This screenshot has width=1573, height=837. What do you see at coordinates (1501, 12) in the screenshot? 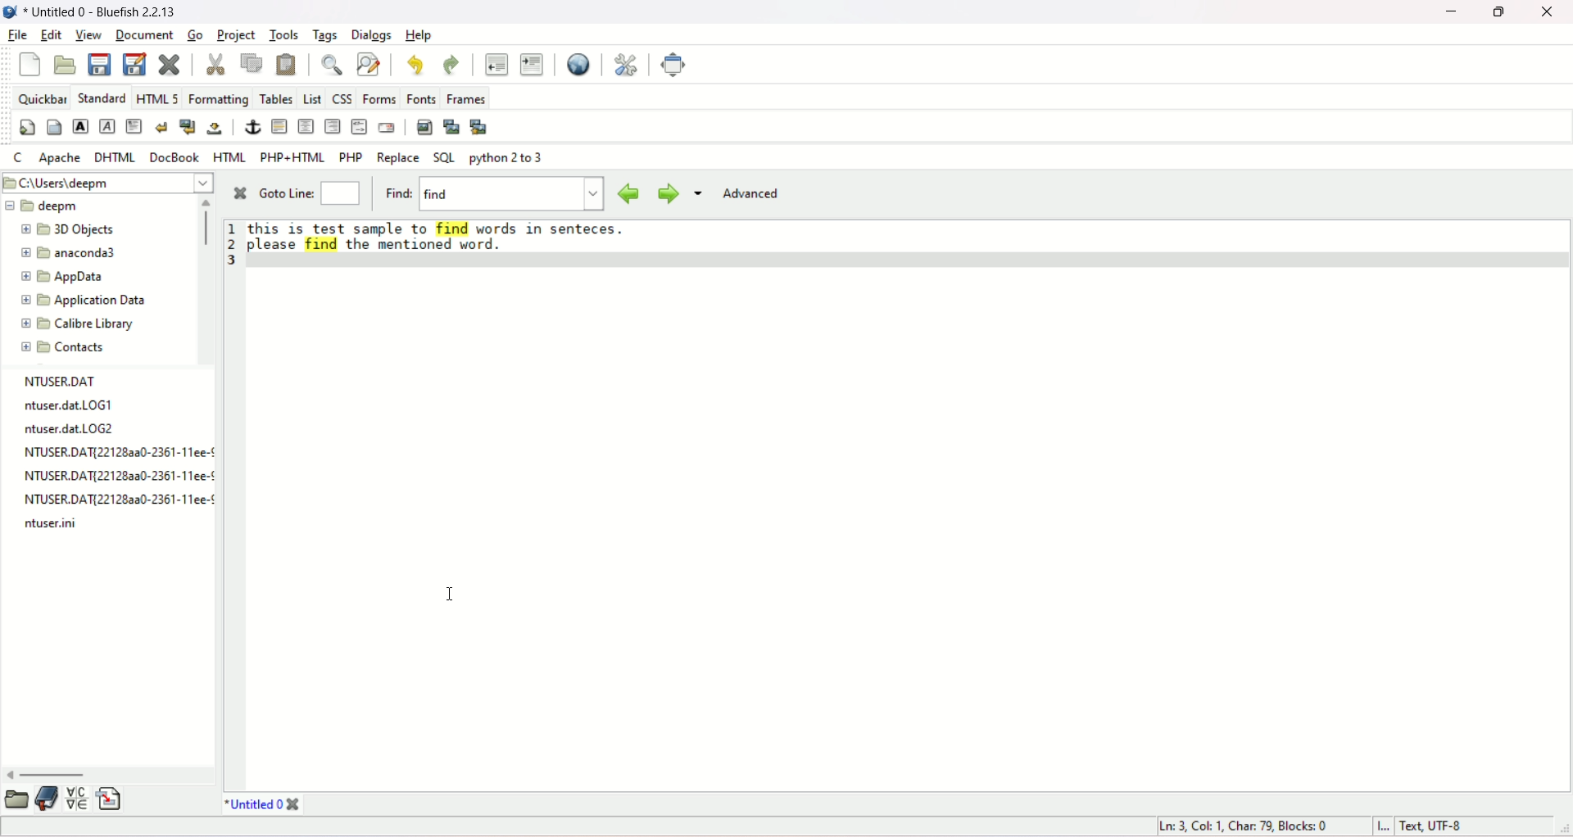
I see `maximize` at bounding box center [1501, 12].